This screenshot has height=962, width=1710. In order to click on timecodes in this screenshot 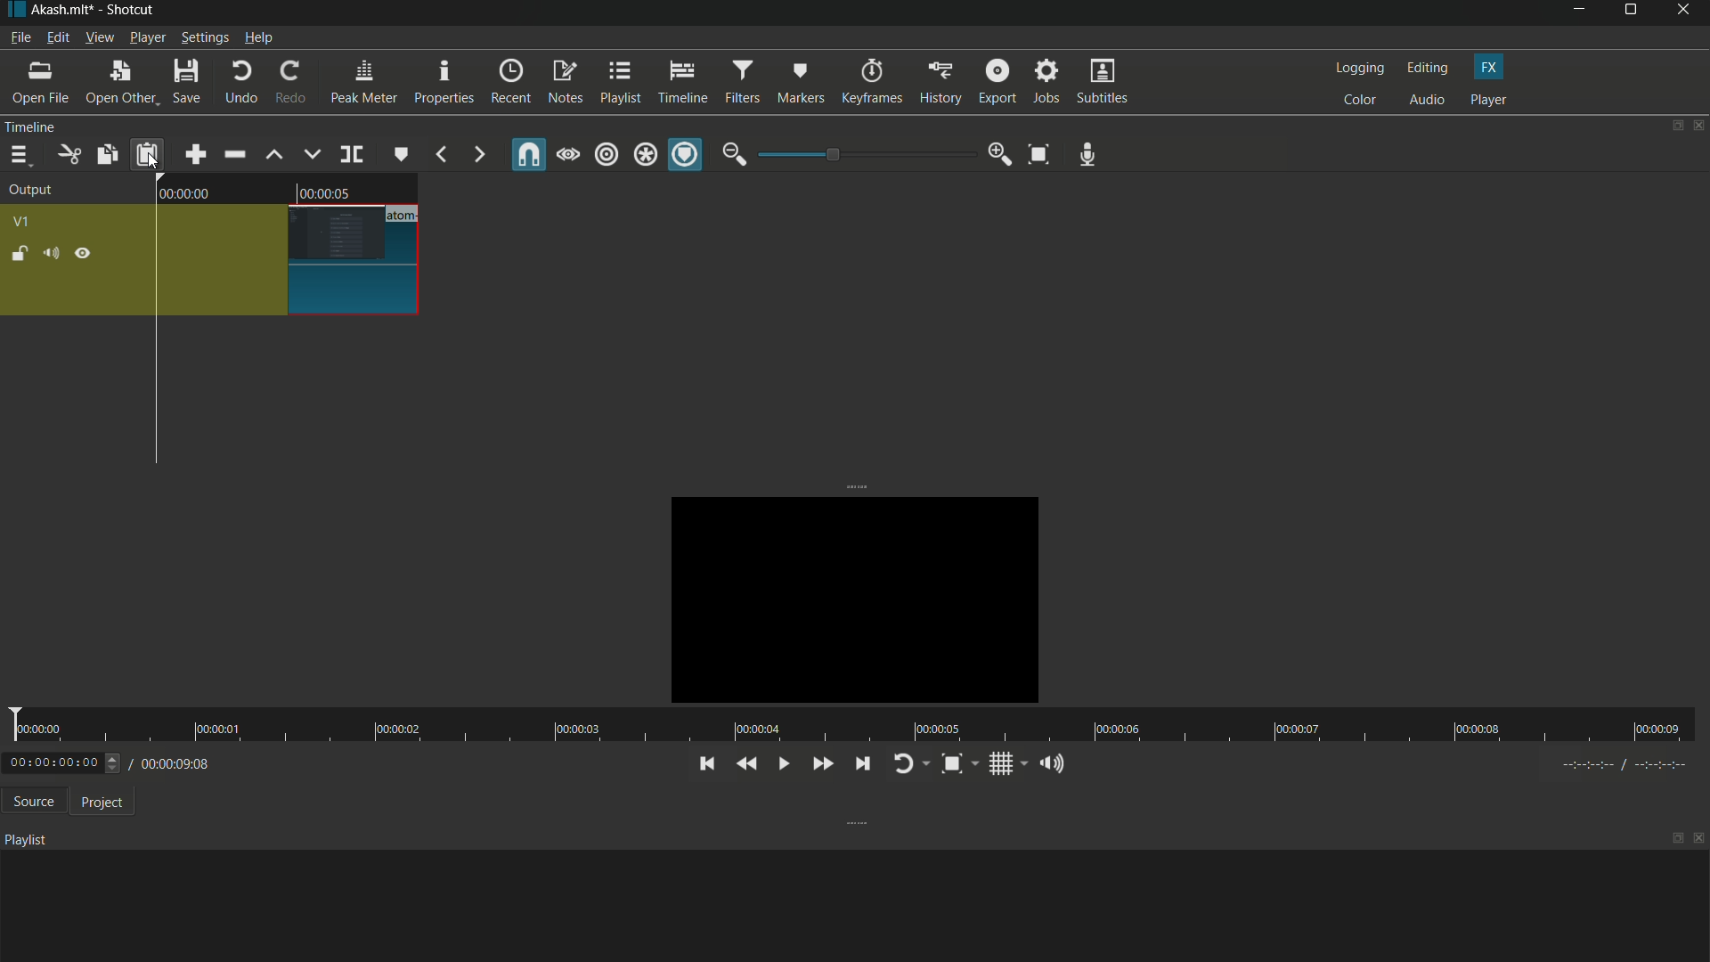, I will do `click(1633, 764)`.